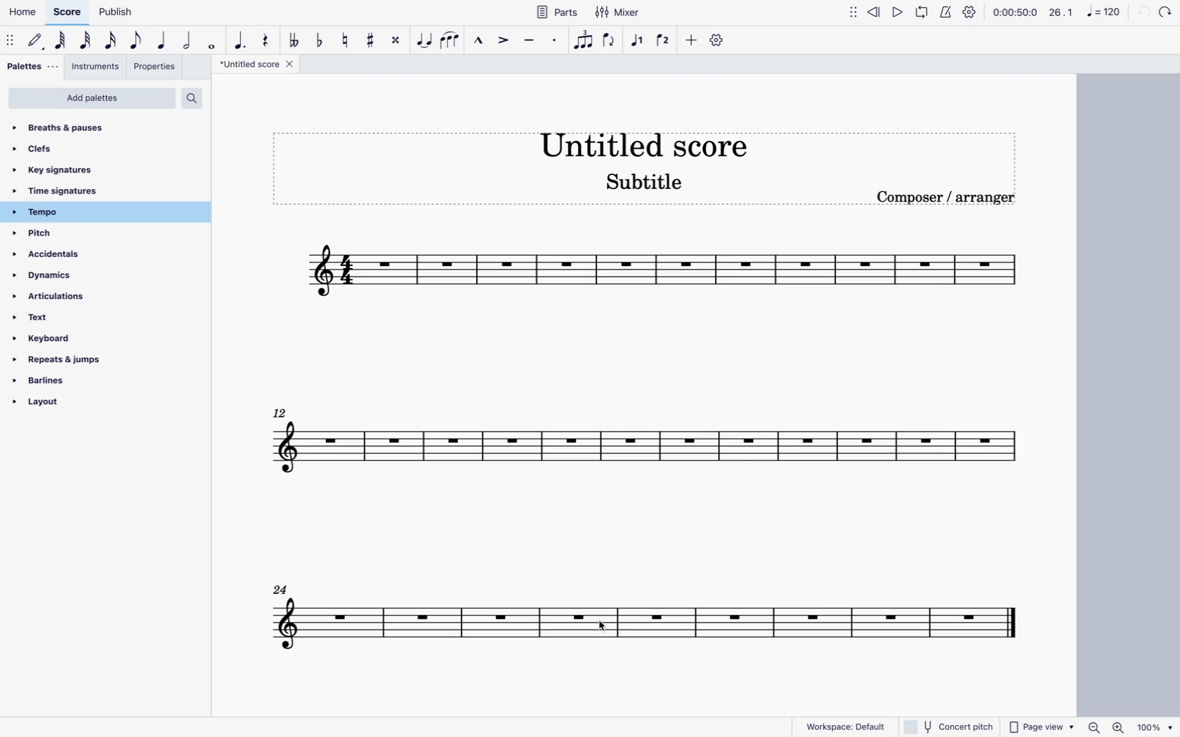  Describe the element at coordinates (268, 41) in the screenshot. I see `rest` at that location.